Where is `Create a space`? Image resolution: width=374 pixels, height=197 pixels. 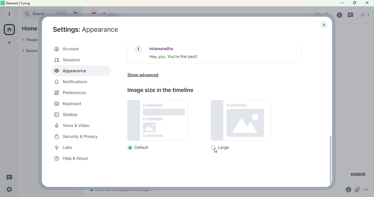 Create a space is located at coordinates (9, 42).